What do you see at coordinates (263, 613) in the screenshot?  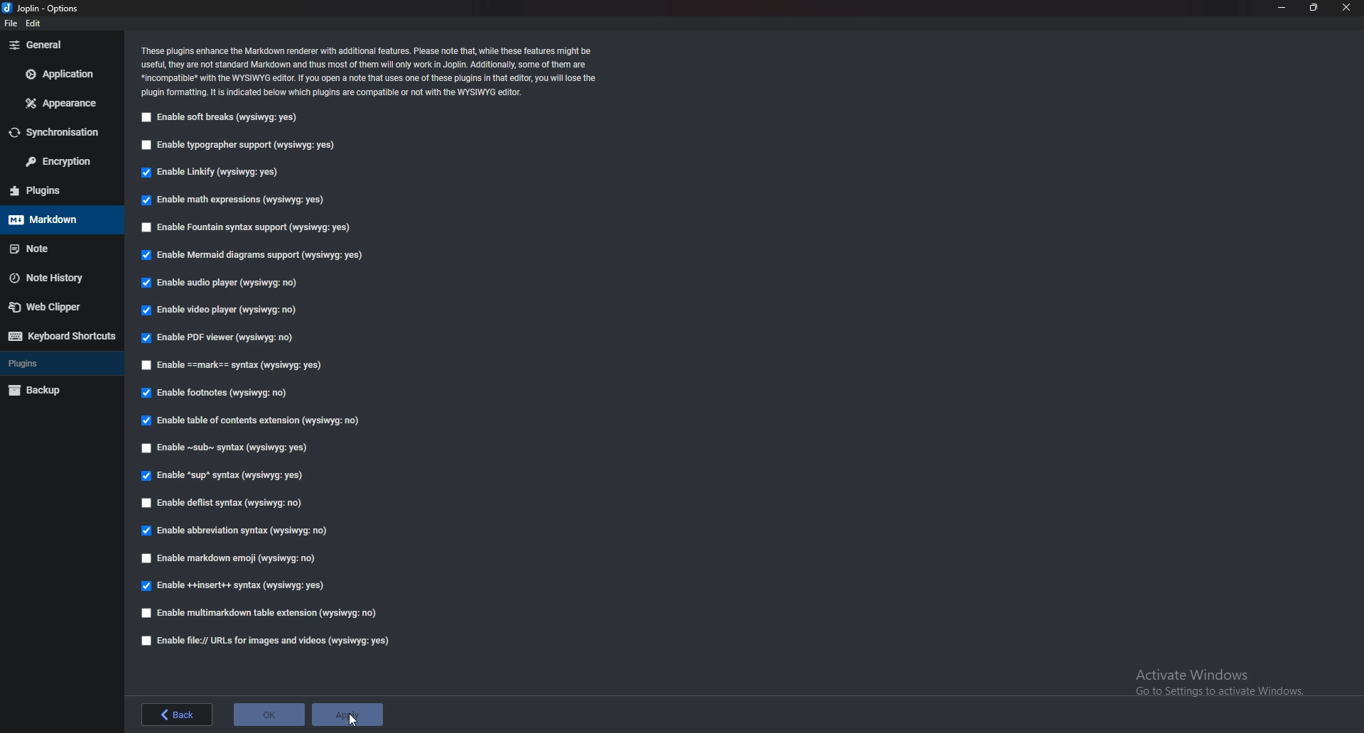 I see `Enable multi markdown table` at bounding box center [263, 613].